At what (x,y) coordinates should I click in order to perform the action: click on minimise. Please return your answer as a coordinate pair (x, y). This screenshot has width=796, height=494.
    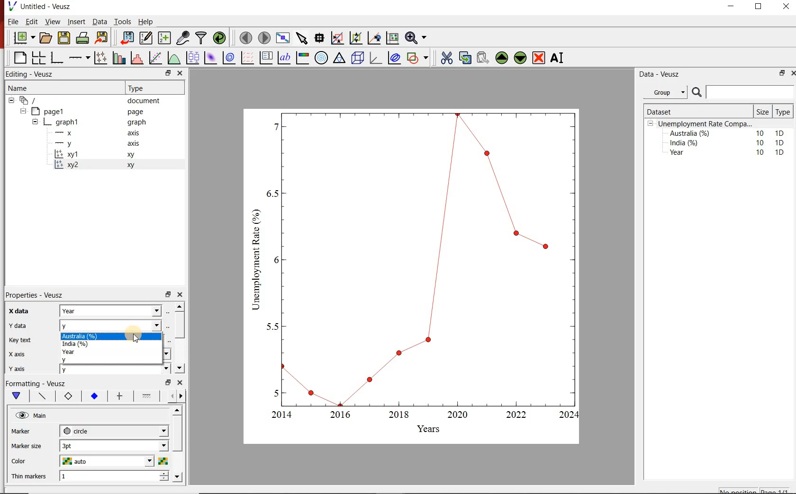
    Looking at the image, I should click on (168, 294).